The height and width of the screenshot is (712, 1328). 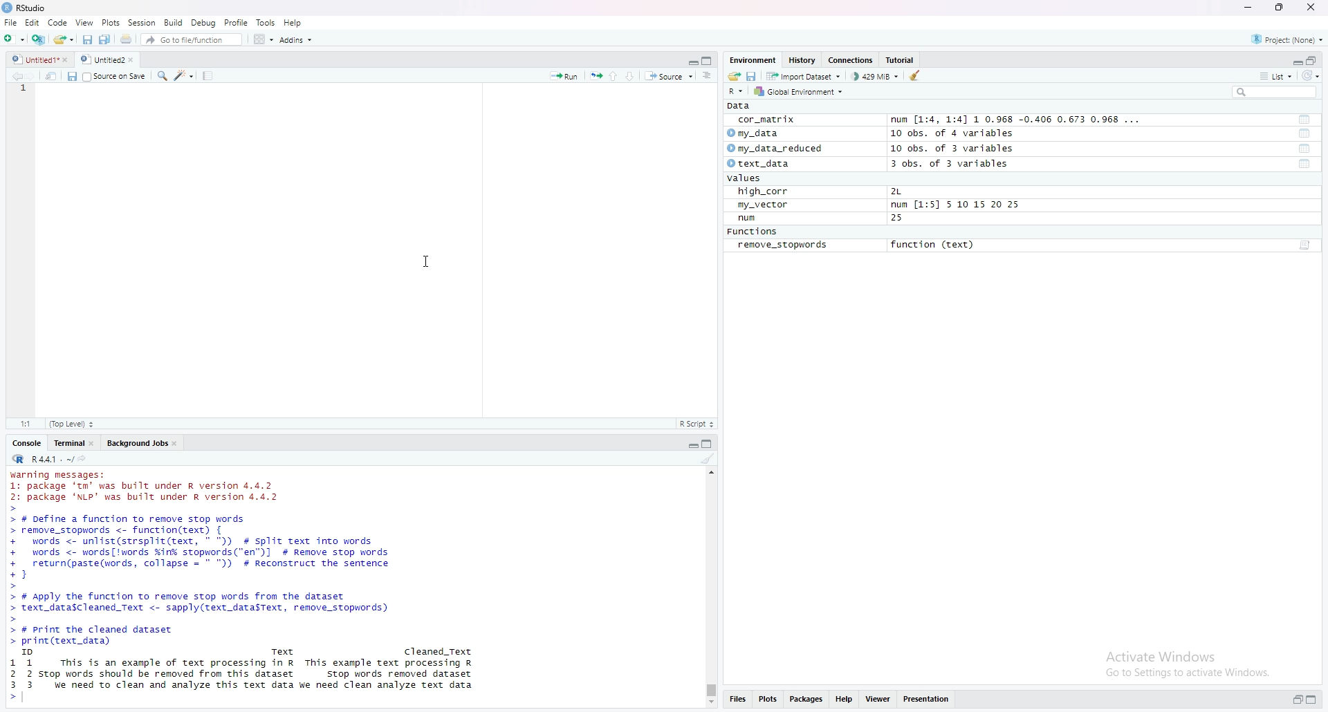 I want to click on Open, so click(x=62, y=39).